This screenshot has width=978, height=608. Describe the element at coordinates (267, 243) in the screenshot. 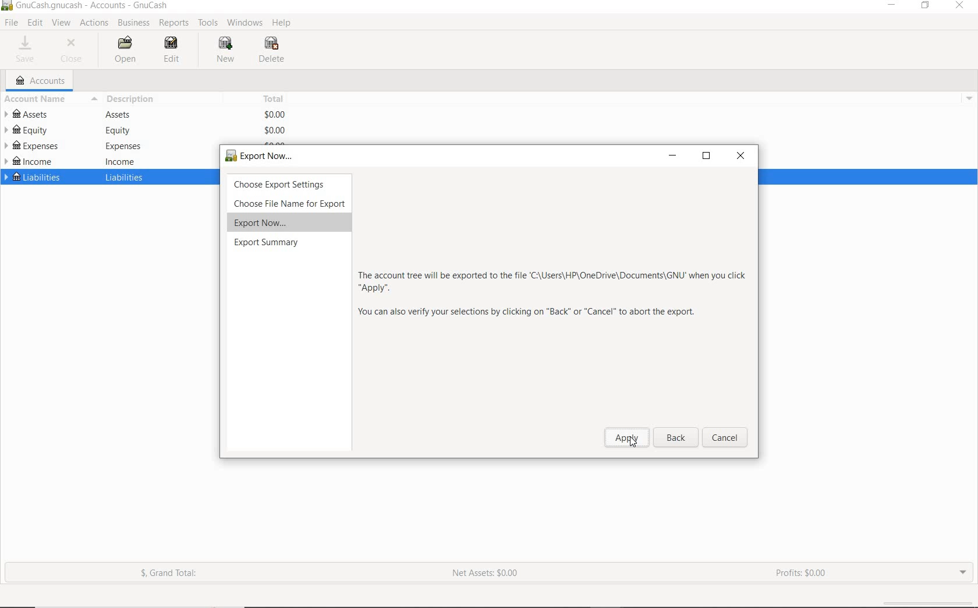

I see `export summary` at that location.